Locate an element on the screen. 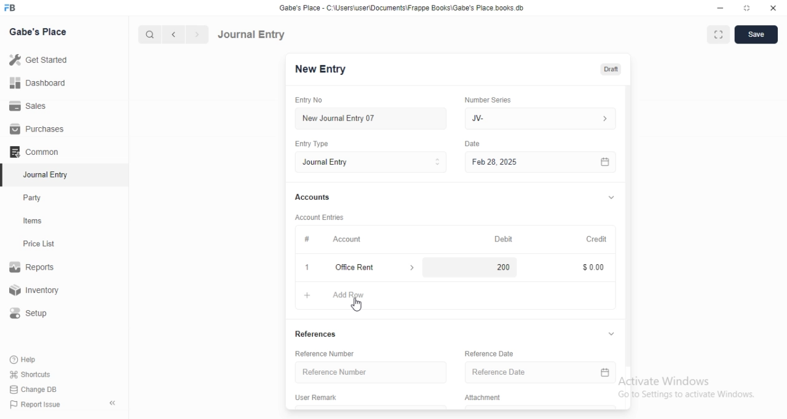 The height and width of the screenshot is (419, 787). Price List is located at coordinates (38, 244).